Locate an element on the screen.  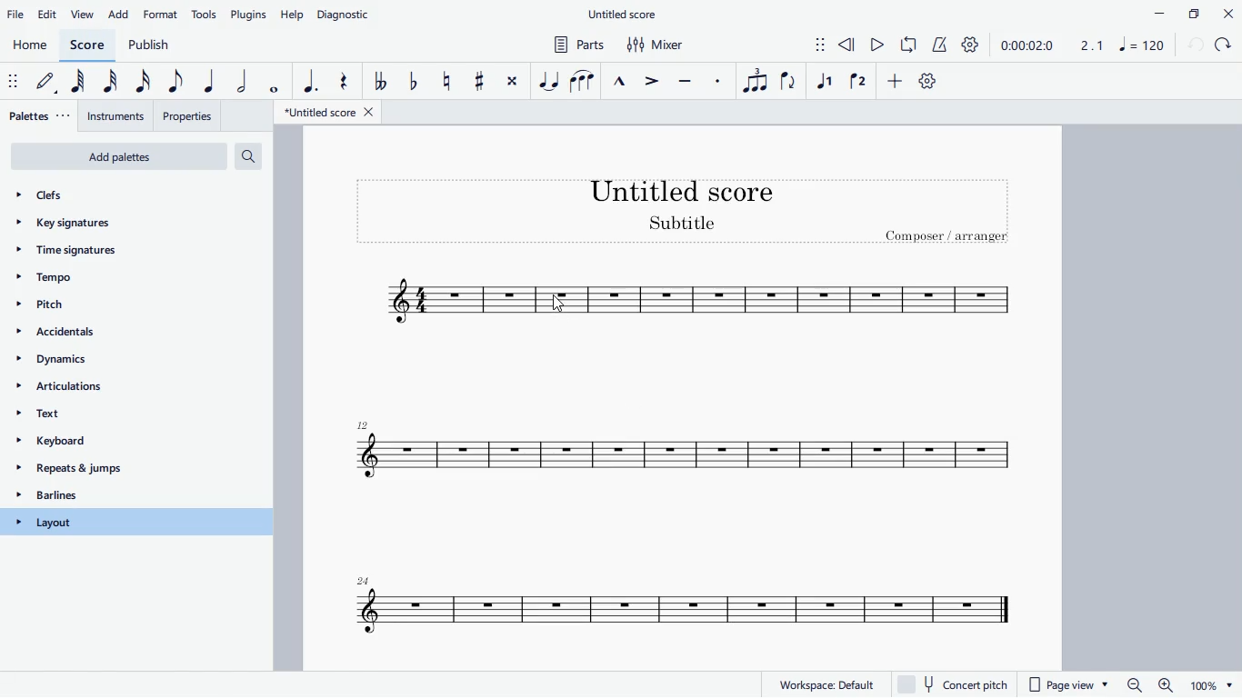
edit is located at coordinates (50, 14).